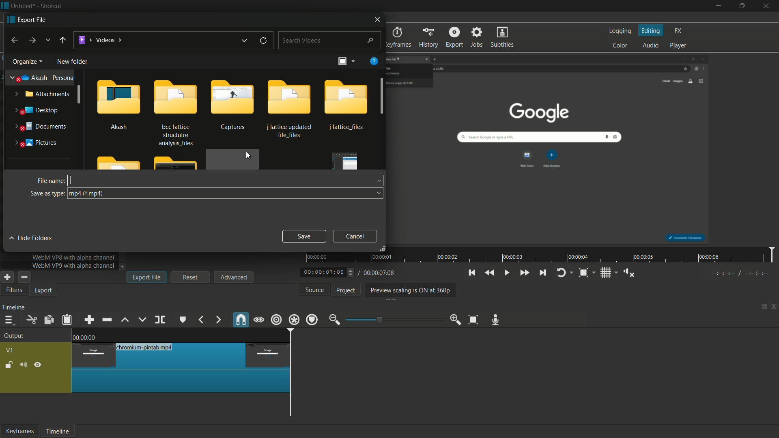  What do you see at coordinates (31, 320) in the screenshot?
I see `cut` at bounding box center [31, 320].